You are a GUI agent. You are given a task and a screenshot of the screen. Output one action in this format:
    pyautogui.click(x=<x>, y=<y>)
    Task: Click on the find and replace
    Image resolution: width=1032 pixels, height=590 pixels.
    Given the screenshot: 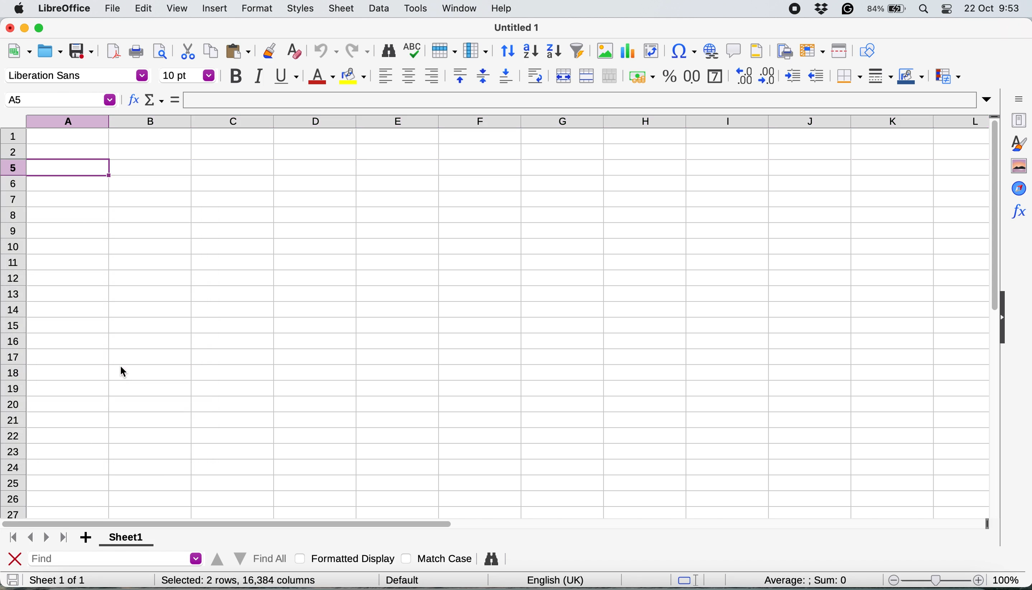 What is the action you would take?
    pyautogui.click(x=492, y=559)
    